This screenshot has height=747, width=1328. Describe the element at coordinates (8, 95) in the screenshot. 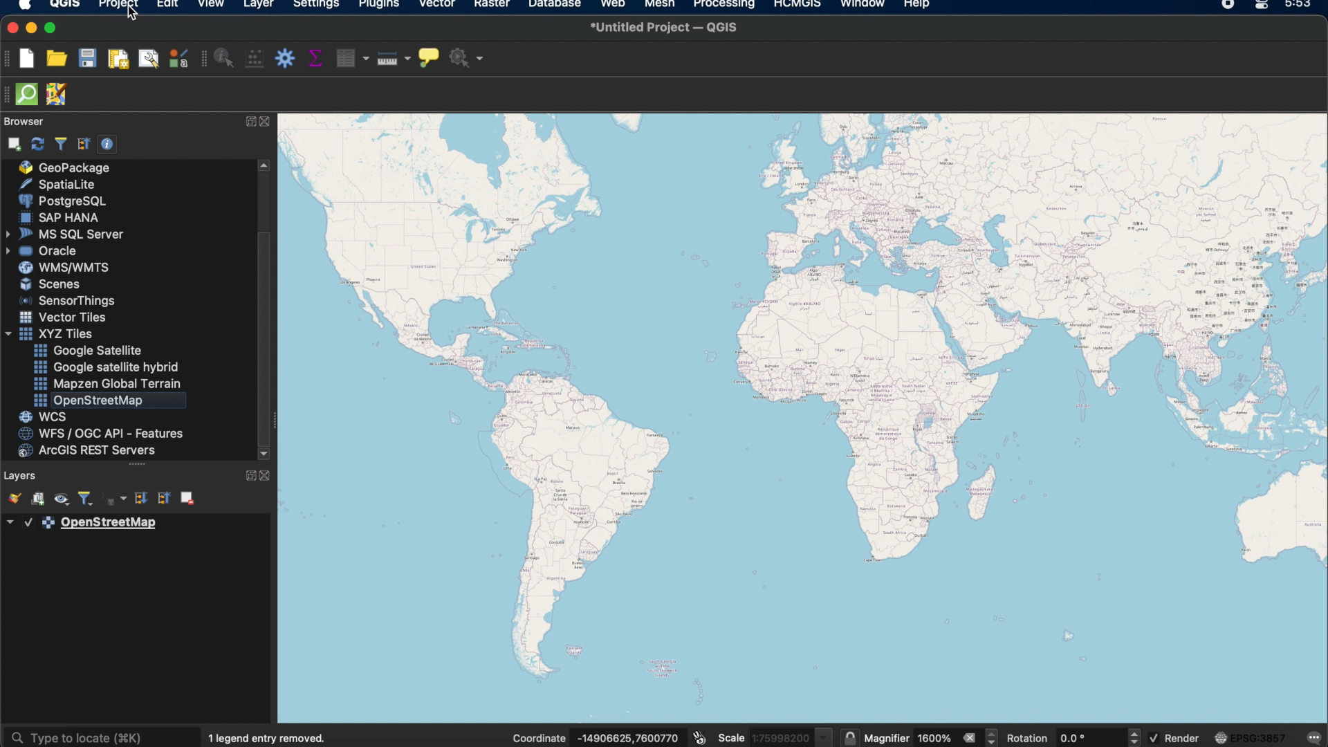

I see `hidden toolbar` at that location.